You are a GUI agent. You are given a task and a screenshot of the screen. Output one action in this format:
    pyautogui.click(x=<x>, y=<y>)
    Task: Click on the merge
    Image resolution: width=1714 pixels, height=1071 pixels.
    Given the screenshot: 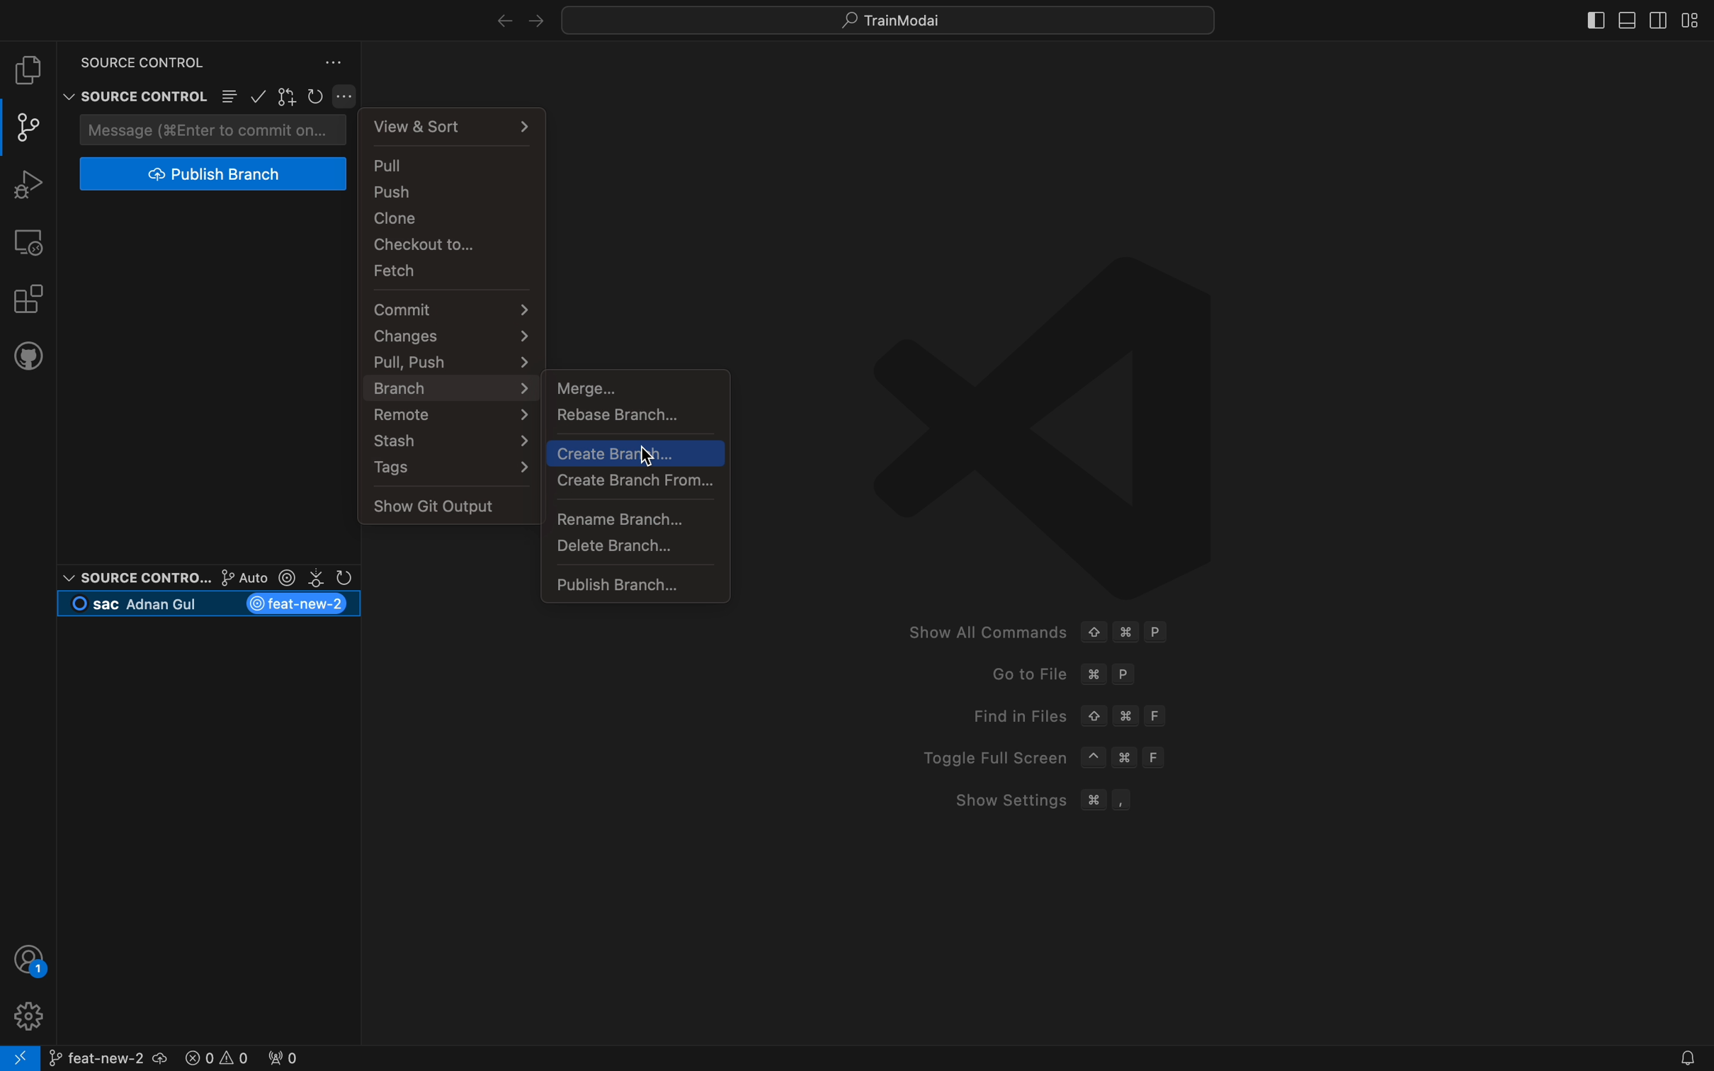 What is the action you would take?
    pyautogui.click(x=640, y=386)
    